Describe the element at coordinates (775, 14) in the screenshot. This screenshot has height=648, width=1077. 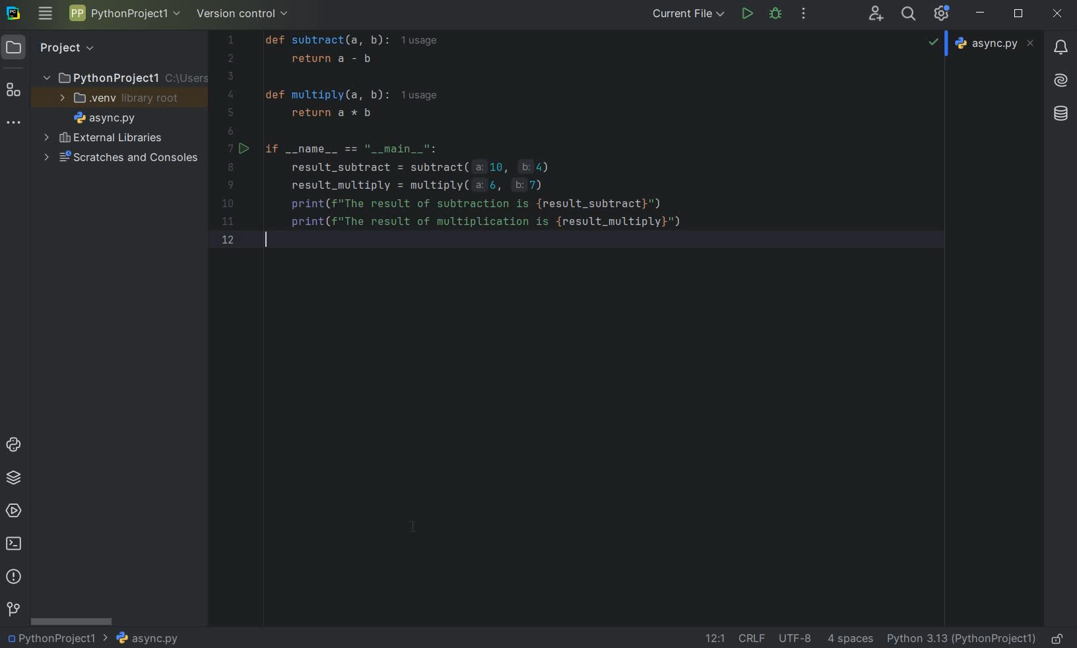
I see `debug` at that location.